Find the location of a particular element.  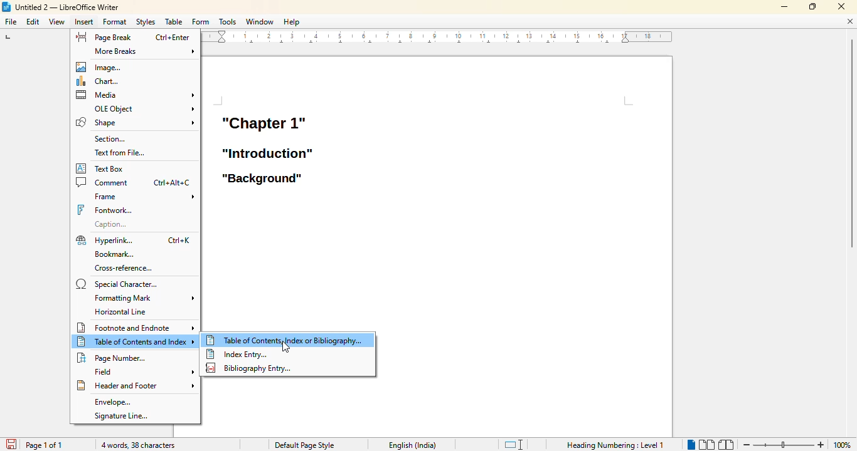

shortcut for comment is located at coordinates (173, 183).